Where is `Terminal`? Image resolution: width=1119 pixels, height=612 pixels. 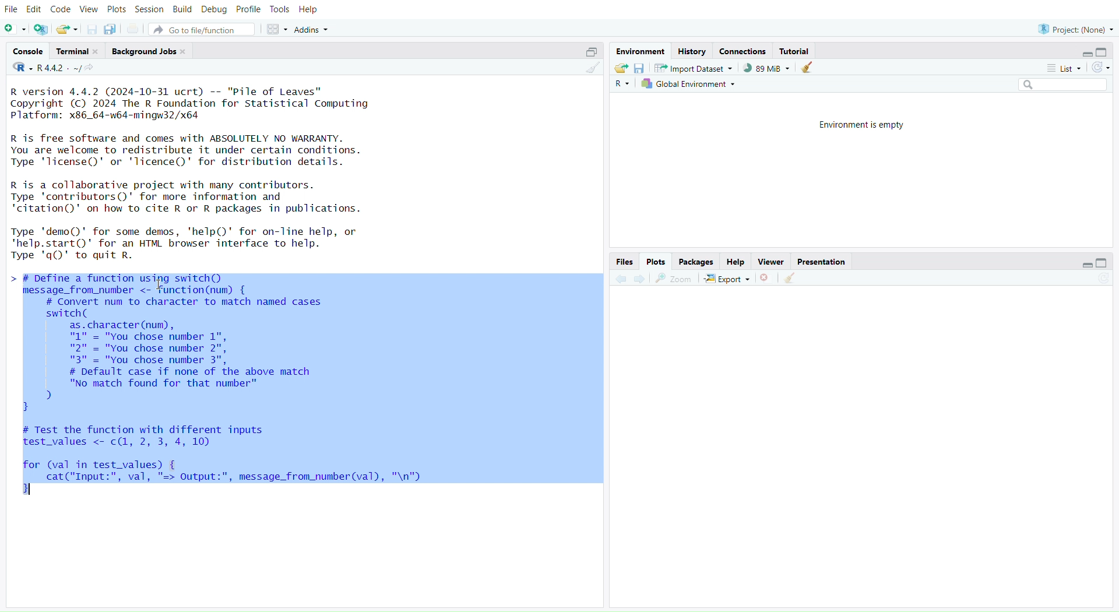
Terminal is located at coordinates (75, 50).